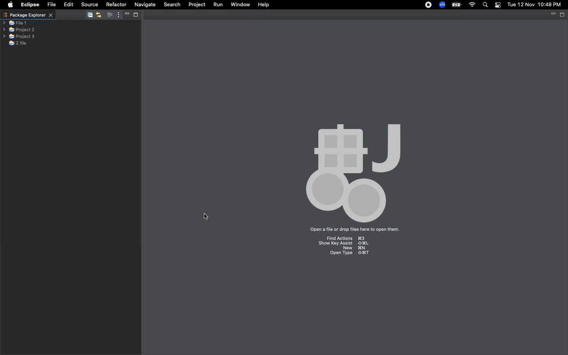  What do you see at coordinates (473, 5) in the screenshot?
I see `Internet` at bounding box center [473, 5].